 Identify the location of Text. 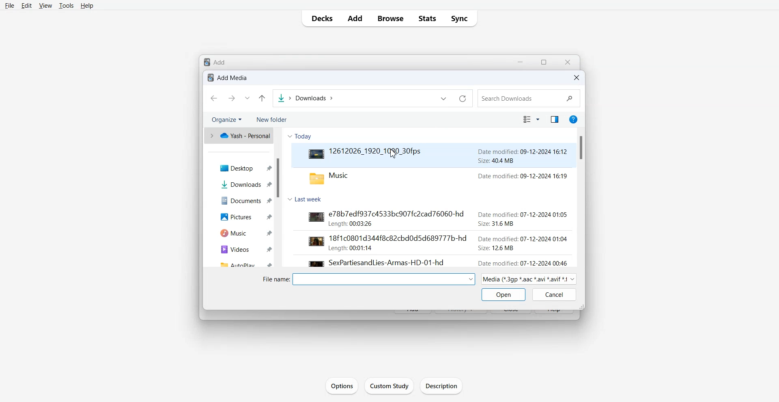
(230, 78).